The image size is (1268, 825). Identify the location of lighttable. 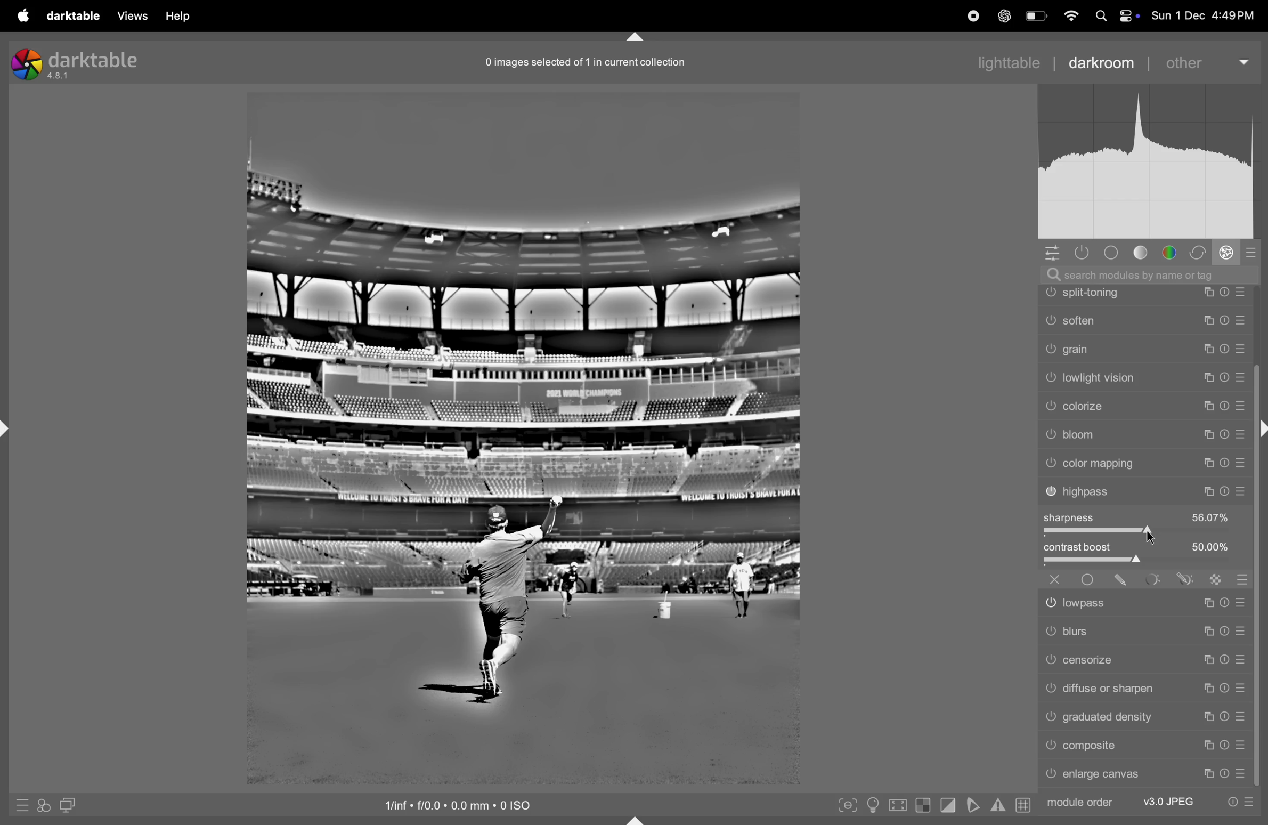
(1009, 61).